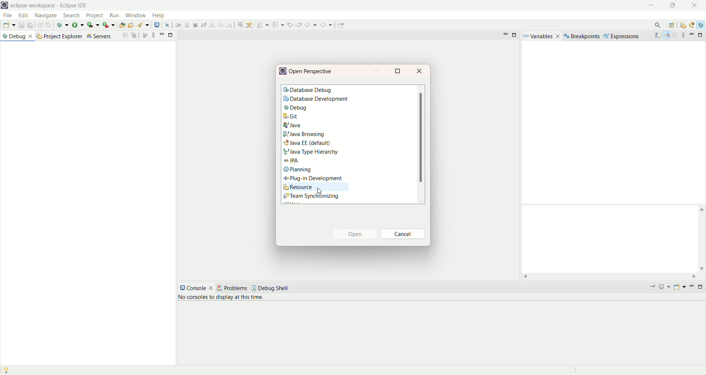  What do you see at coordinates (672, 25) in the screenshot?
I see `open perspective` at bounding box center [672, 25].